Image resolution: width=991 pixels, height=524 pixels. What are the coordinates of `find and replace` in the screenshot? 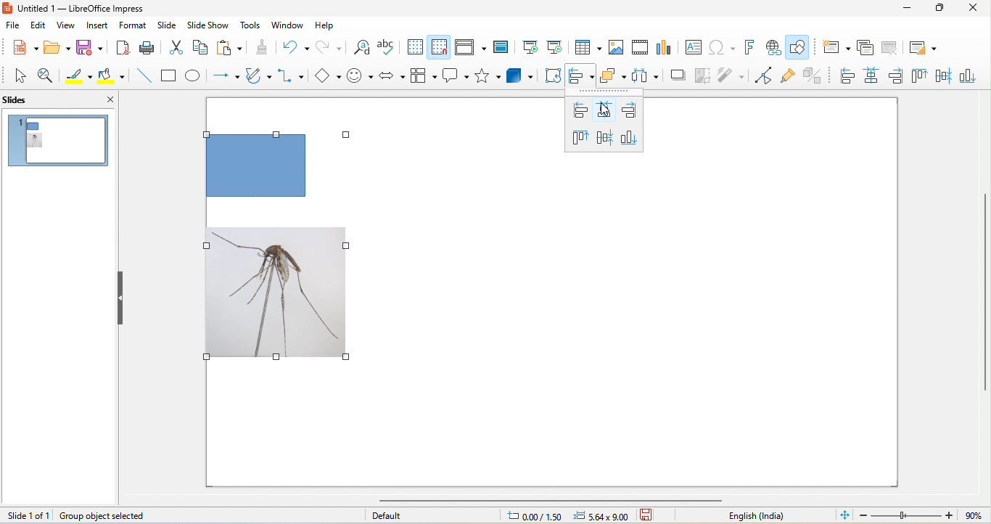 It's located at (363, 49).